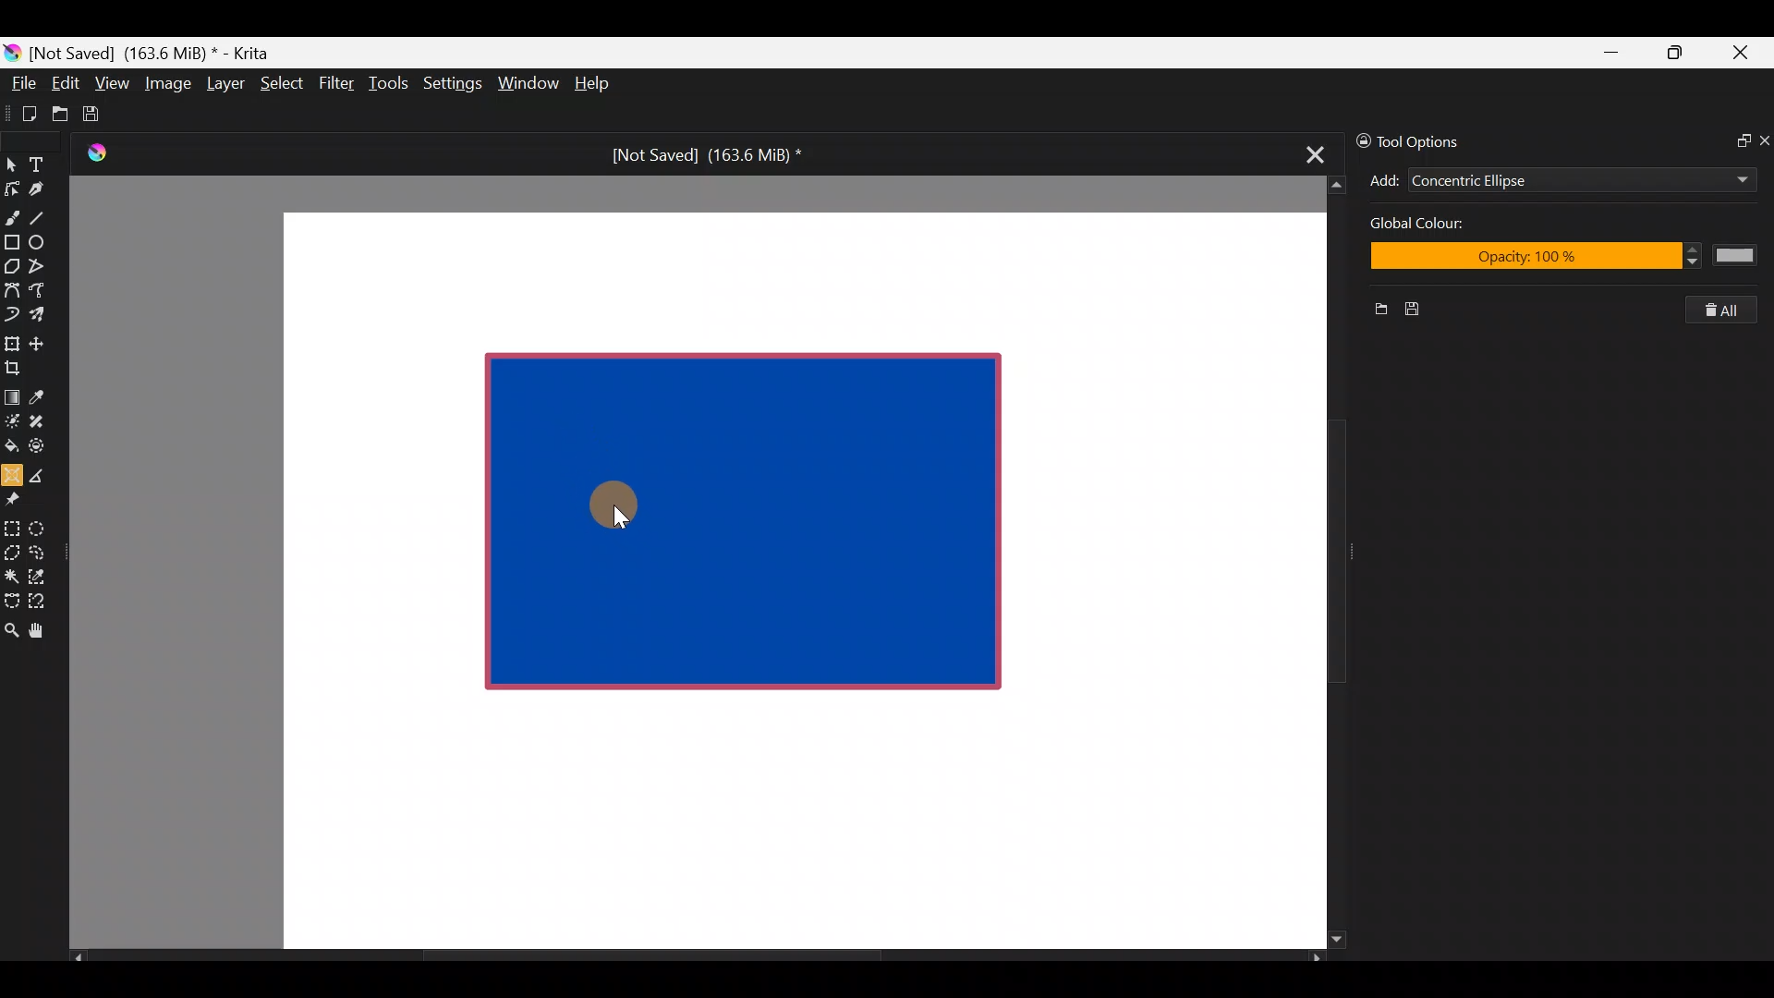  What do you see at coordinates (699, 155) in the screenshot?
I see `[Not Saved] (163.6 MiB) *` at bounding box center [699, 155].